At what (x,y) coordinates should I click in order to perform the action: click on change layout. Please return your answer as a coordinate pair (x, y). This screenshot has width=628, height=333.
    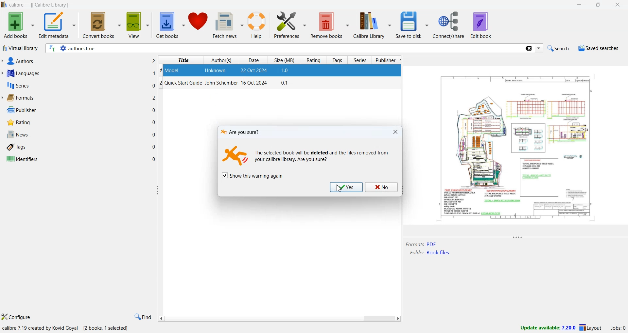
    Looking at the image, I should click on (590, 329).